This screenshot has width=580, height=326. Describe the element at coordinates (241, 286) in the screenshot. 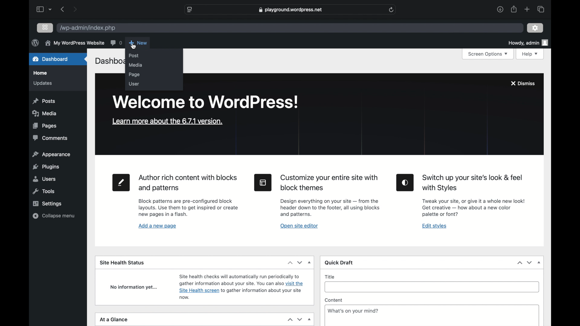

I see `site health status information` at that location.